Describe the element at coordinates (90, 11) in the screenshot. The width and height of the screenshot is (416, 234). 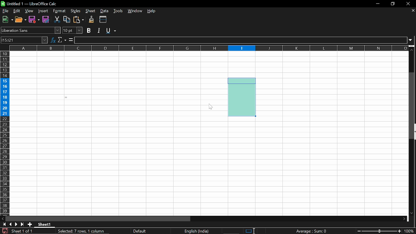
I see `Sheet` at that location.